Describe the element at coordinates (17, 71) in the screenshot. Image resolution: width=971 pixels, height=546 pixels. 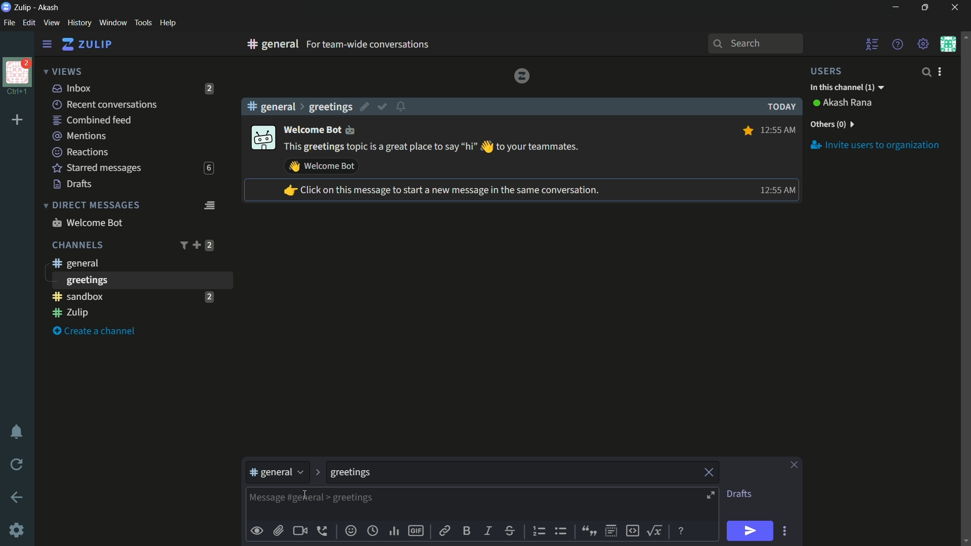
I see `profile` at that location.